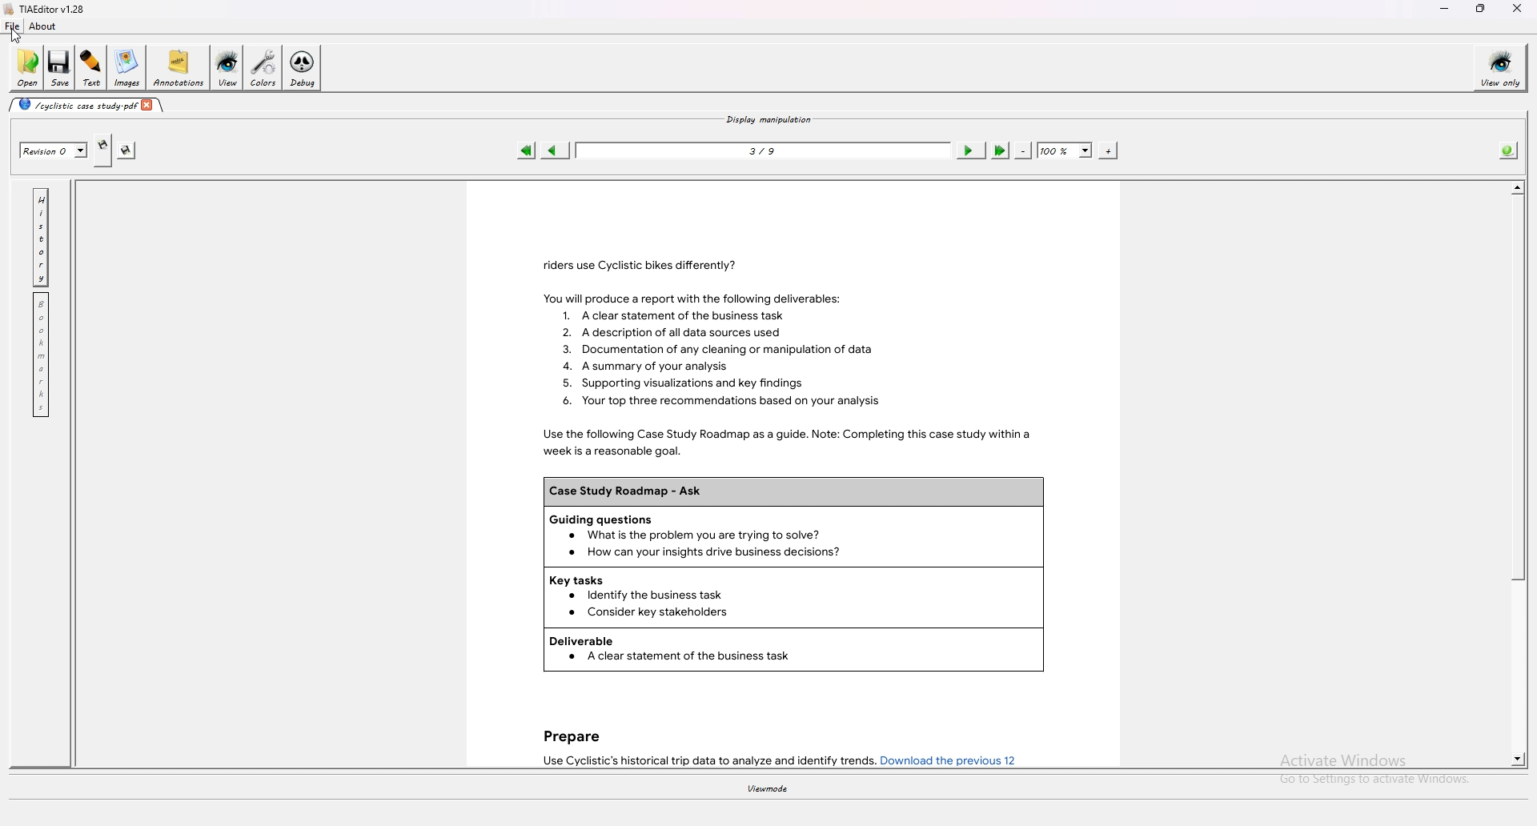 The image size is (1537, 826). What do you see at coordinates (303, 68) in the screenshot?
I see `debug` at bounding box center [303, 68].